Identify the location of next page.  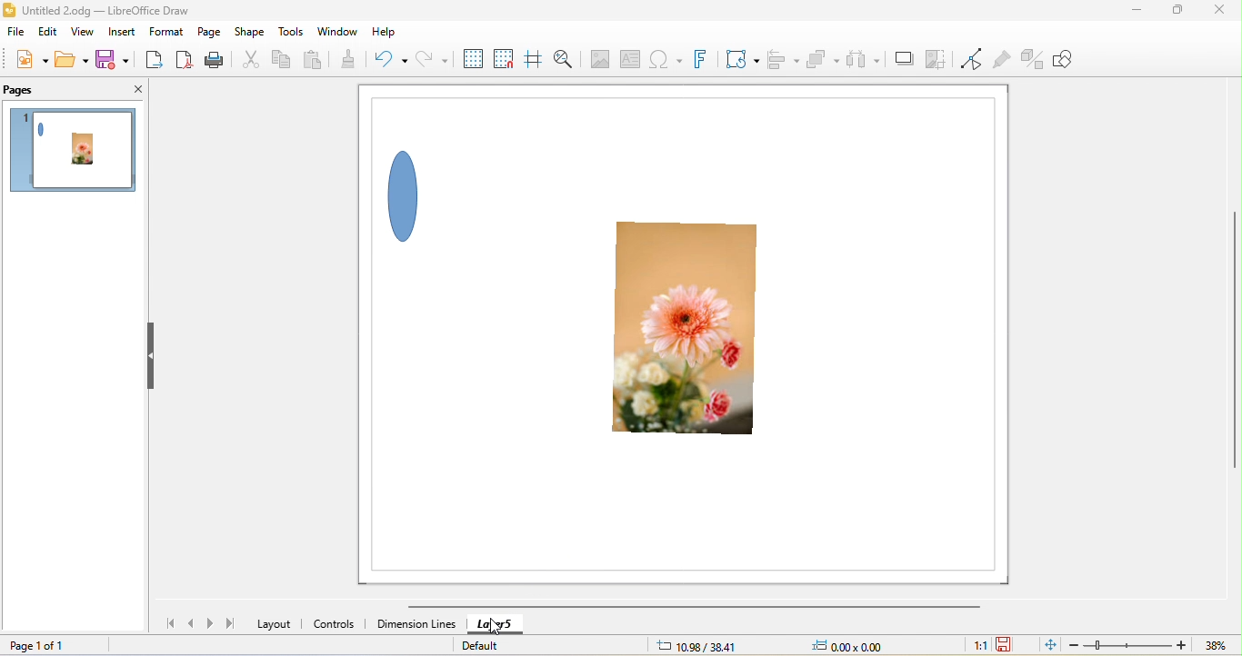
(213, 623).